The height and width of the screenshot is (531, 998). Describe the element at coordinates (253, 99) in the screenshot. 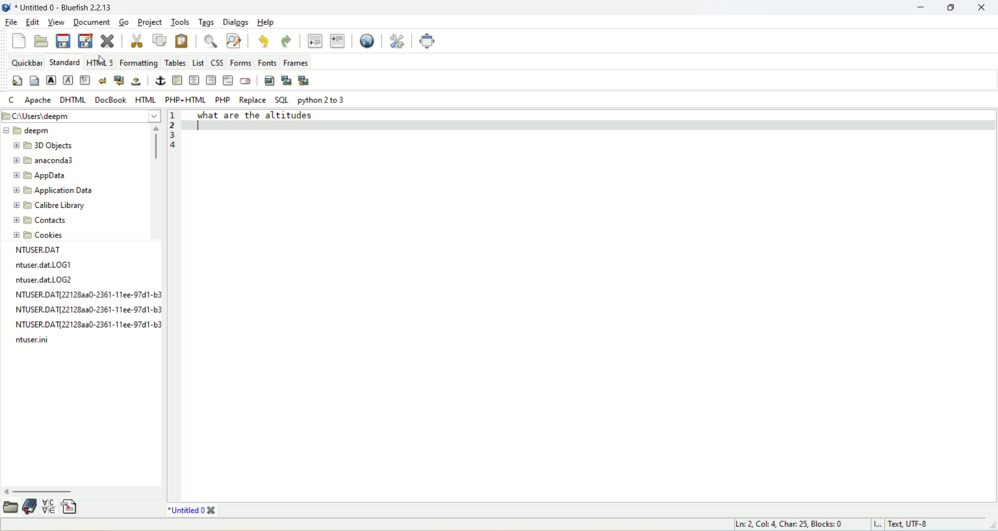

I see `REPLACE` at that location.